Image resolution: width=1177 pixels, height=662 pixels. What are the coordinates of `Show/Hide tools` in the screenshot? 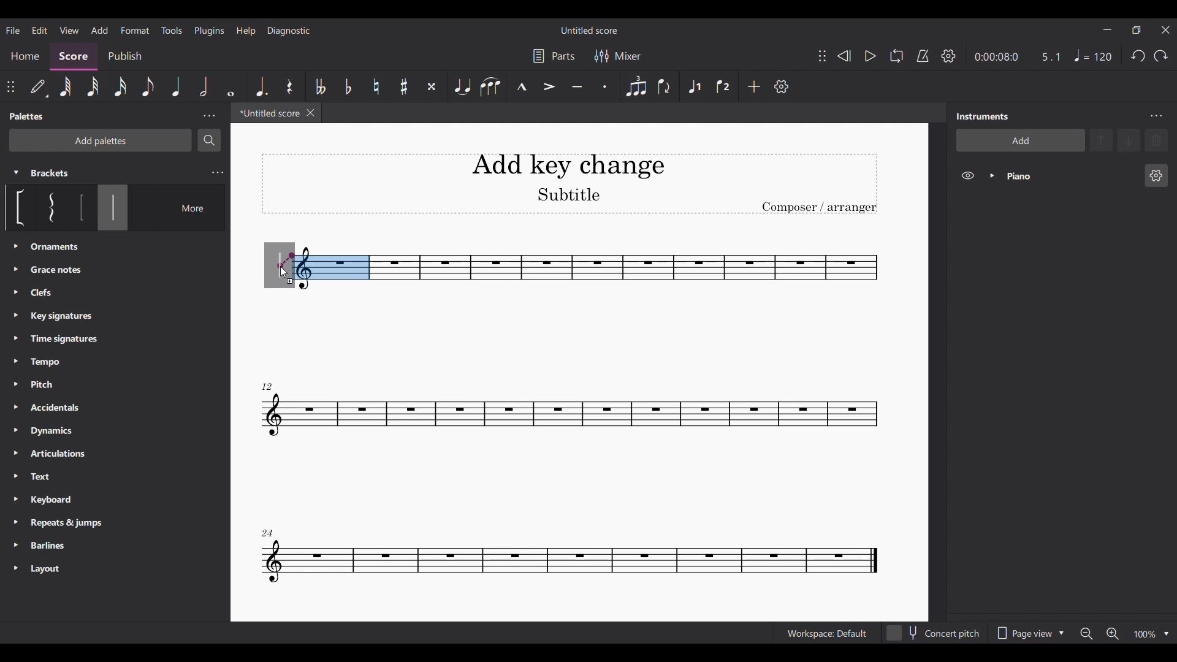 It's located at (948, 56).